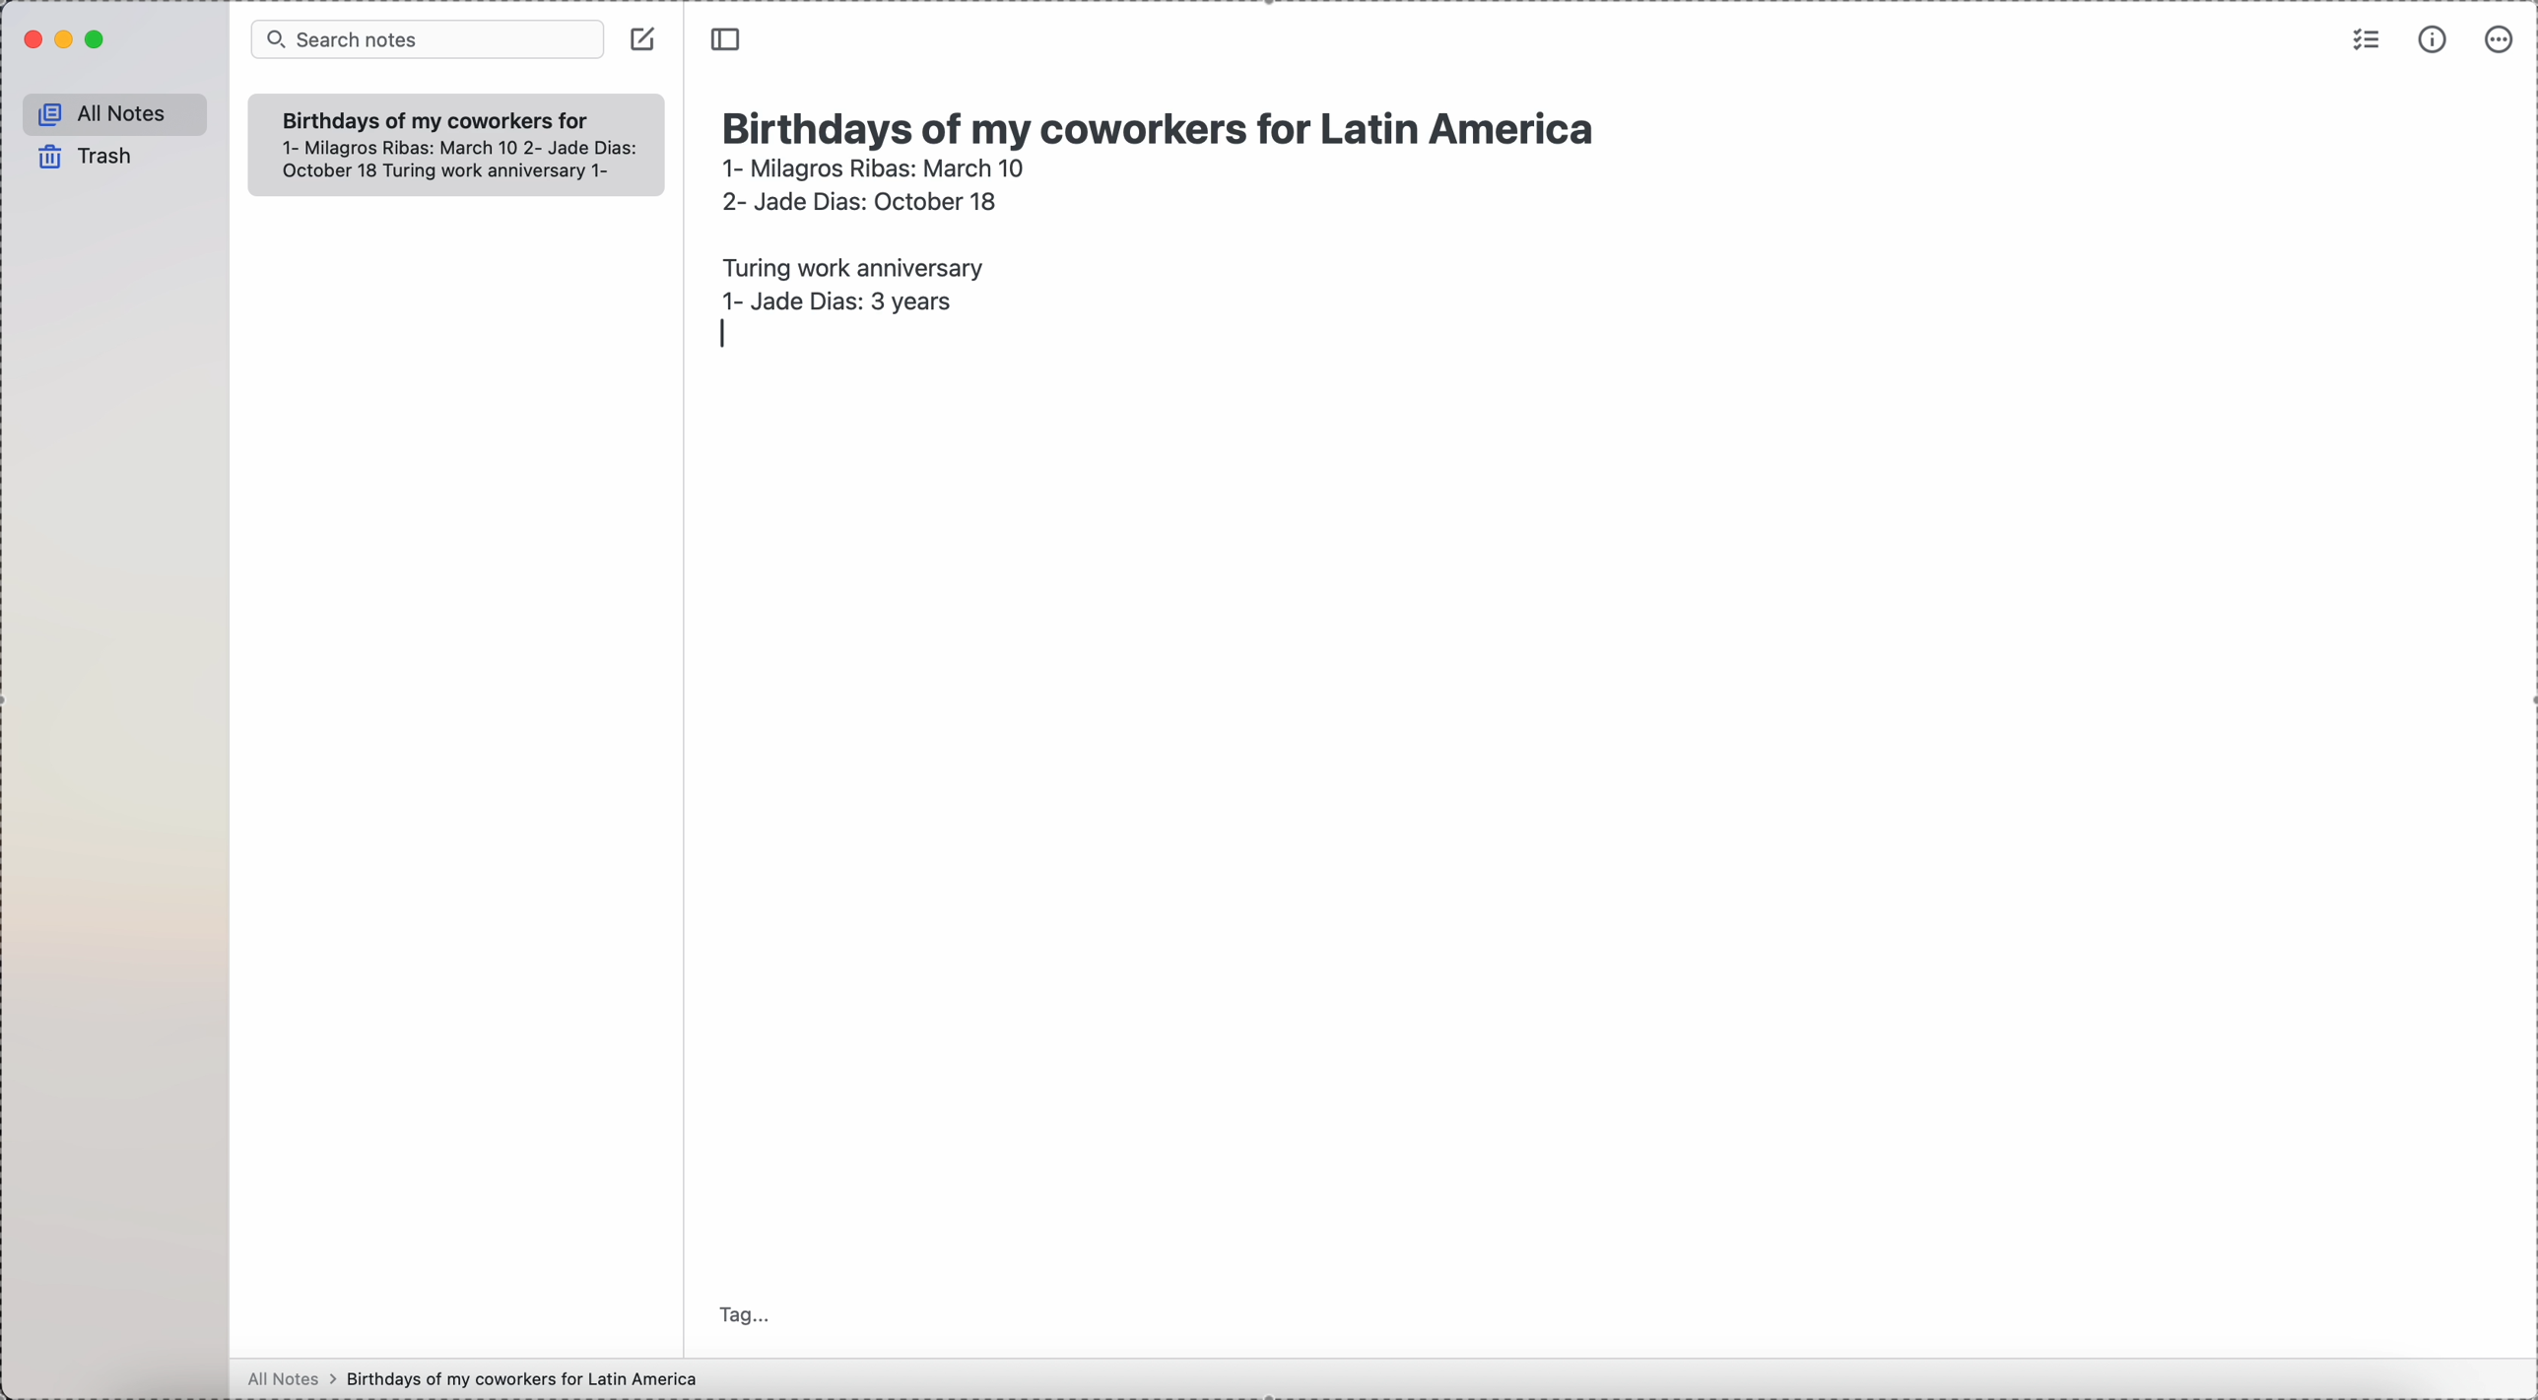 The width and height of the screenshot is (2538, 1400). Describe the element at coordinates (68, 41) in the screenshot. I see `minimize Simplenote` at that location.